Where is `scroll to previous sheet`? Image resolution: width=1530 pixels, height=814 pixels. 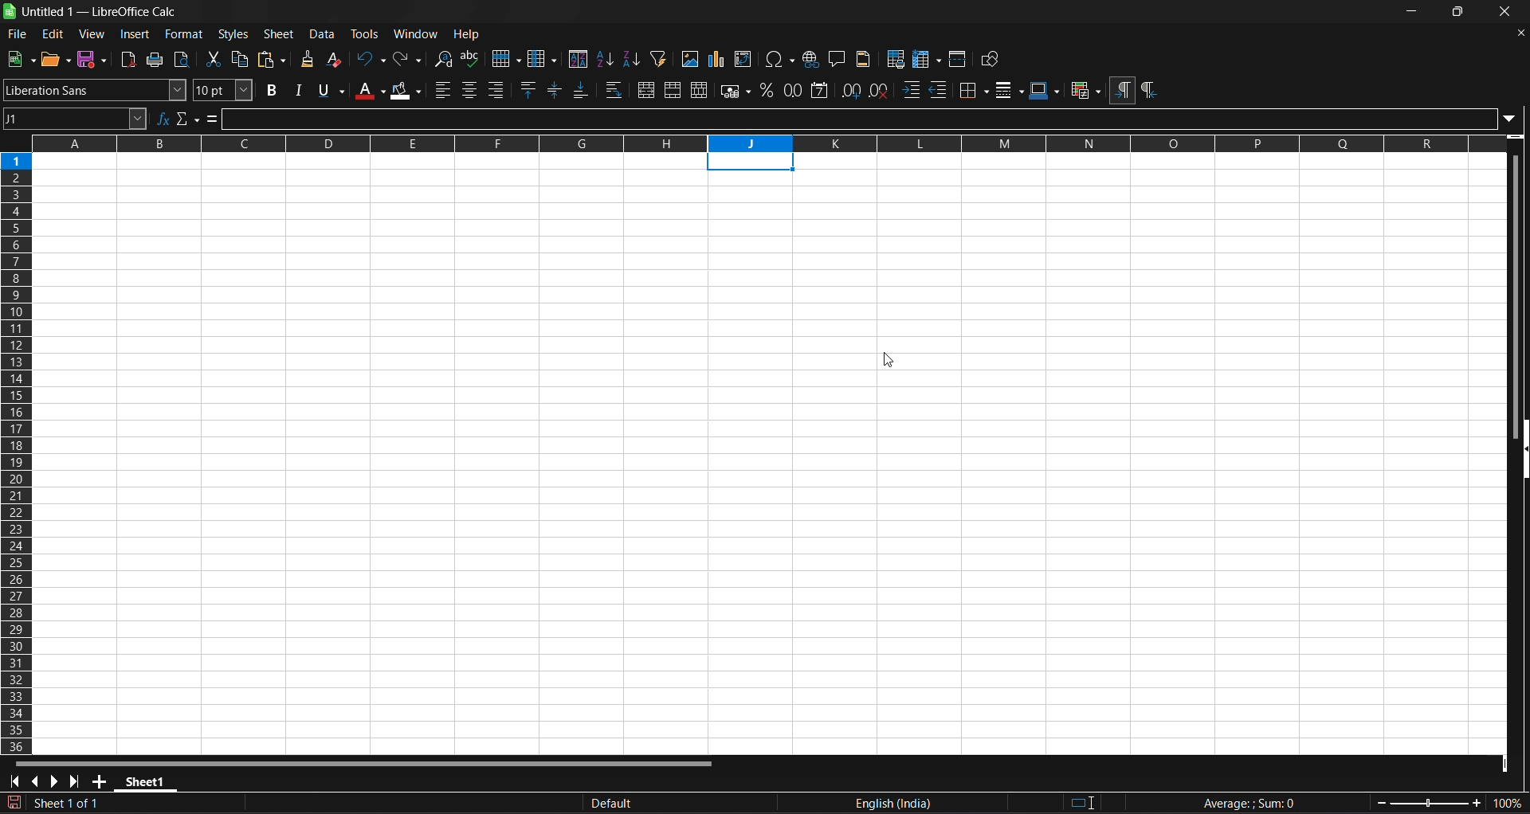
scroll to previous sheet is located at coordinates (37, 781).